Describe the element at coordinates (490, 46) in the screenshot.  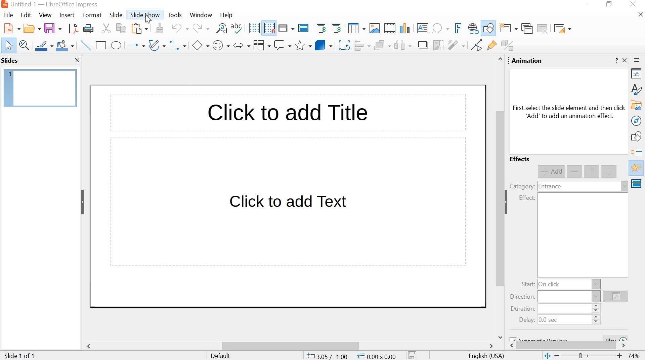
I see `show gluepoint functions` at that location.